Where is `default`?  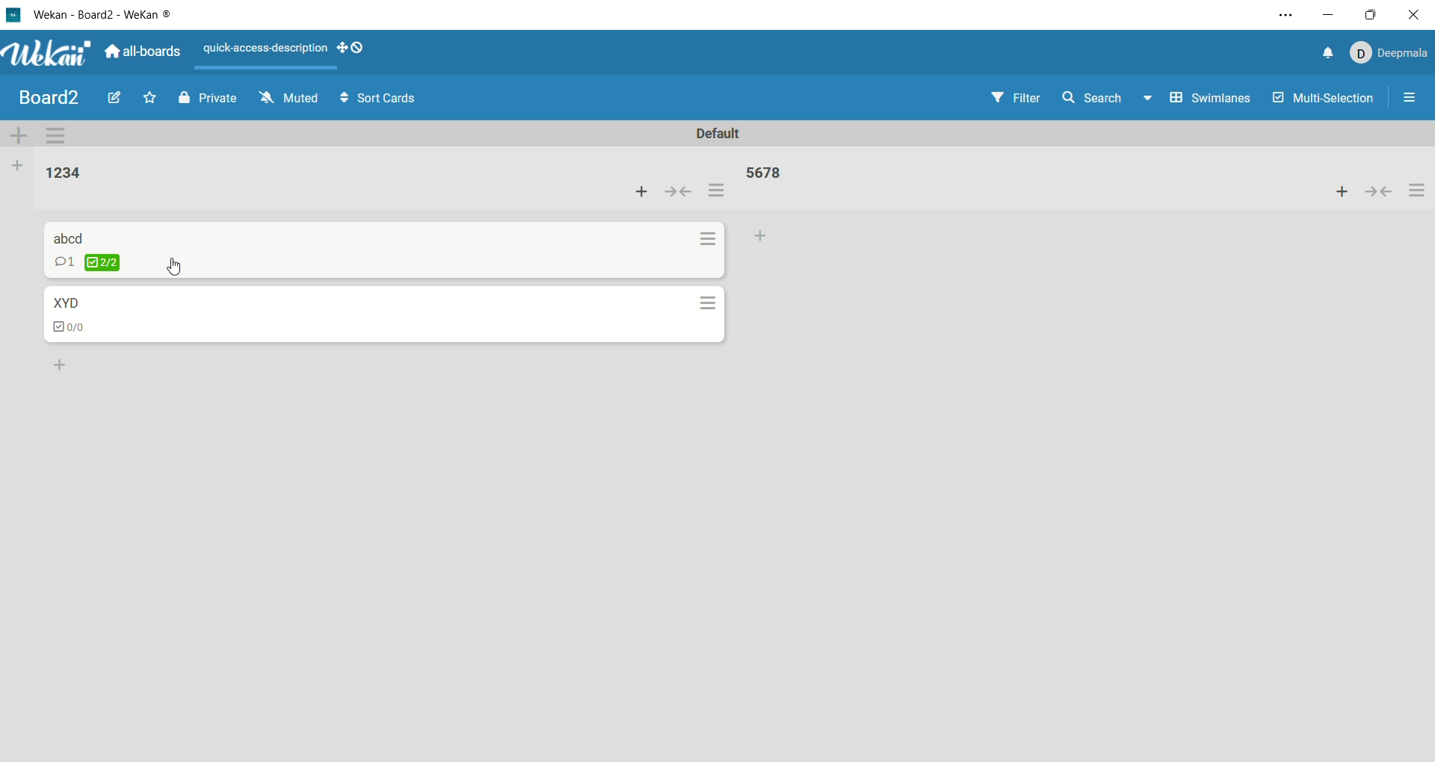 default is located at coordinates (718, 133).